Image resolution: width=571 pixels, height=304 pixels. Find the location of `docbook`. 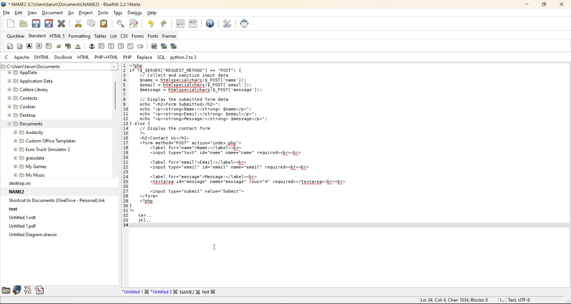

docbook is located at coordinates (63, 58).